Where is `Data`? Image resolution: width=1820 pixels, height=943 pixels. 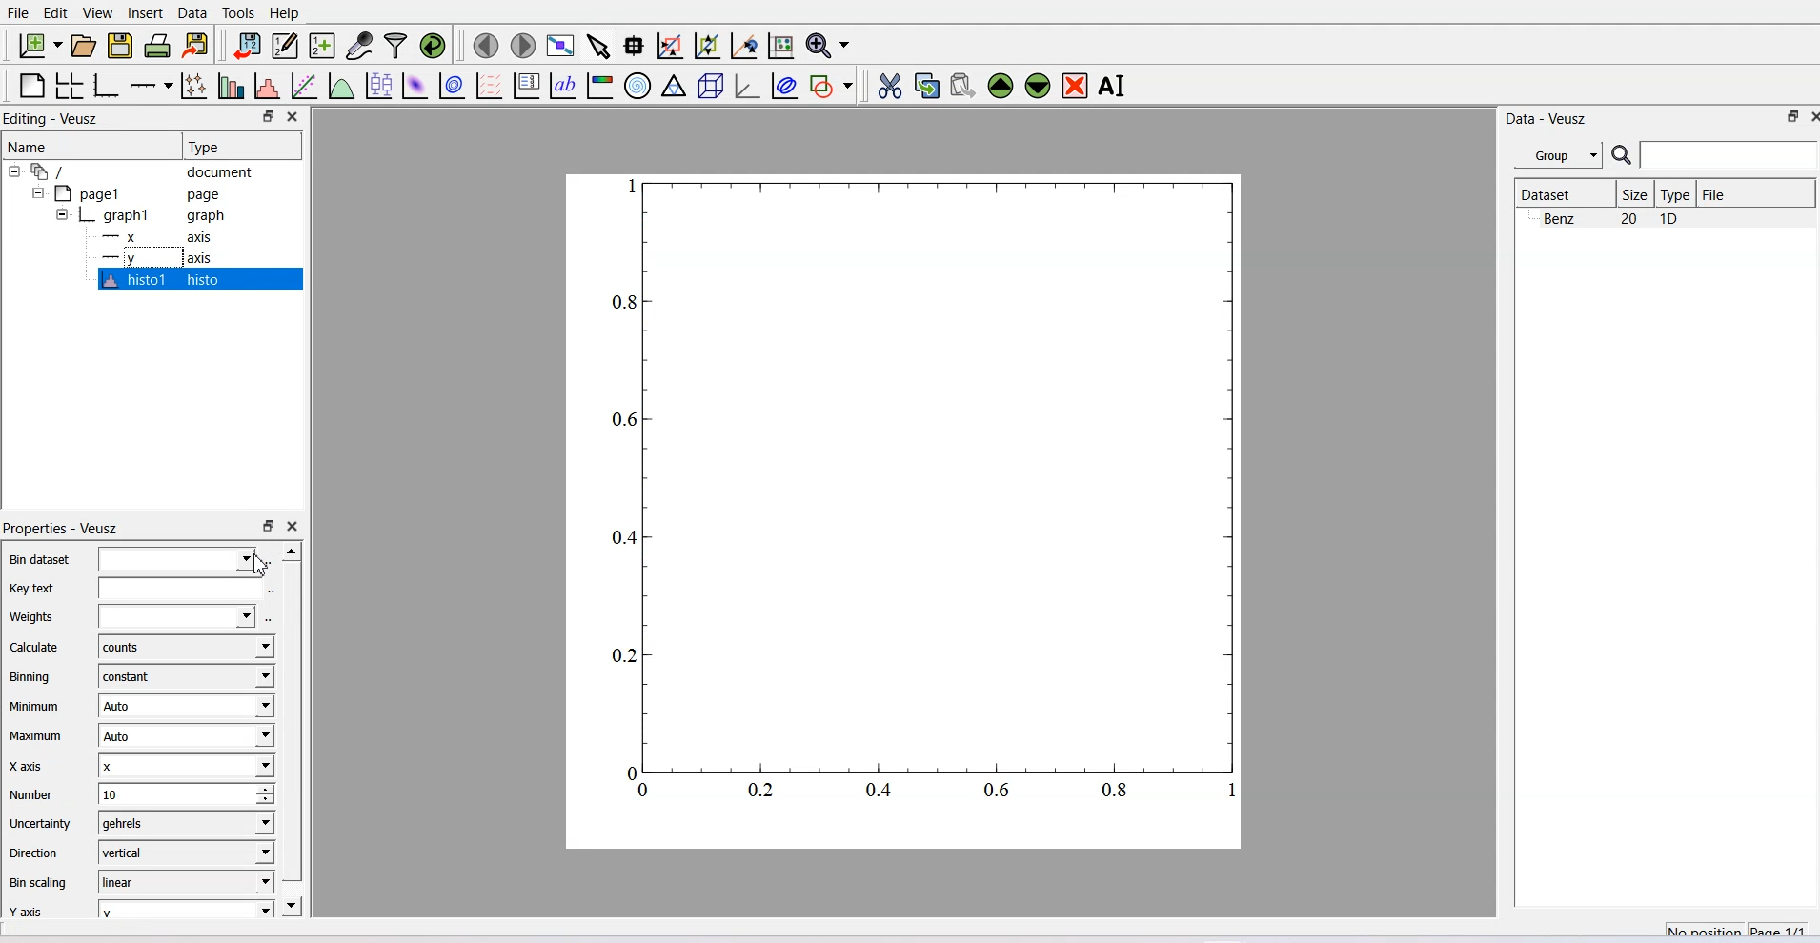 Data is located at coordinates (192, 13).